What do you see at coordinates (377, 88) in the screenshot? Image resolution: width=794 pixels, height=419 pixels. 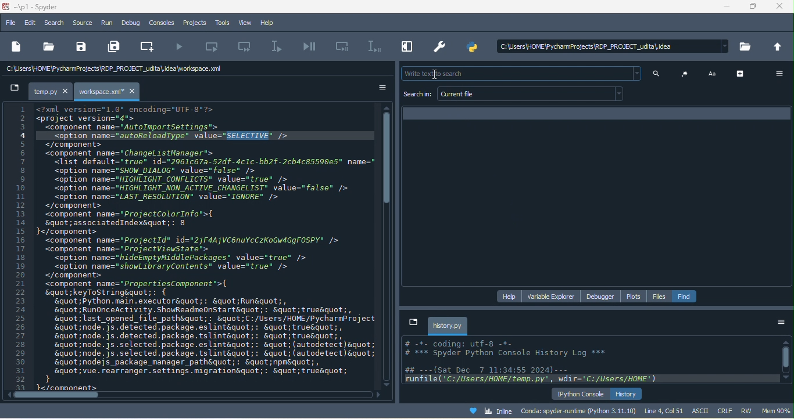 I see `option` at bounding box center [377, 88].